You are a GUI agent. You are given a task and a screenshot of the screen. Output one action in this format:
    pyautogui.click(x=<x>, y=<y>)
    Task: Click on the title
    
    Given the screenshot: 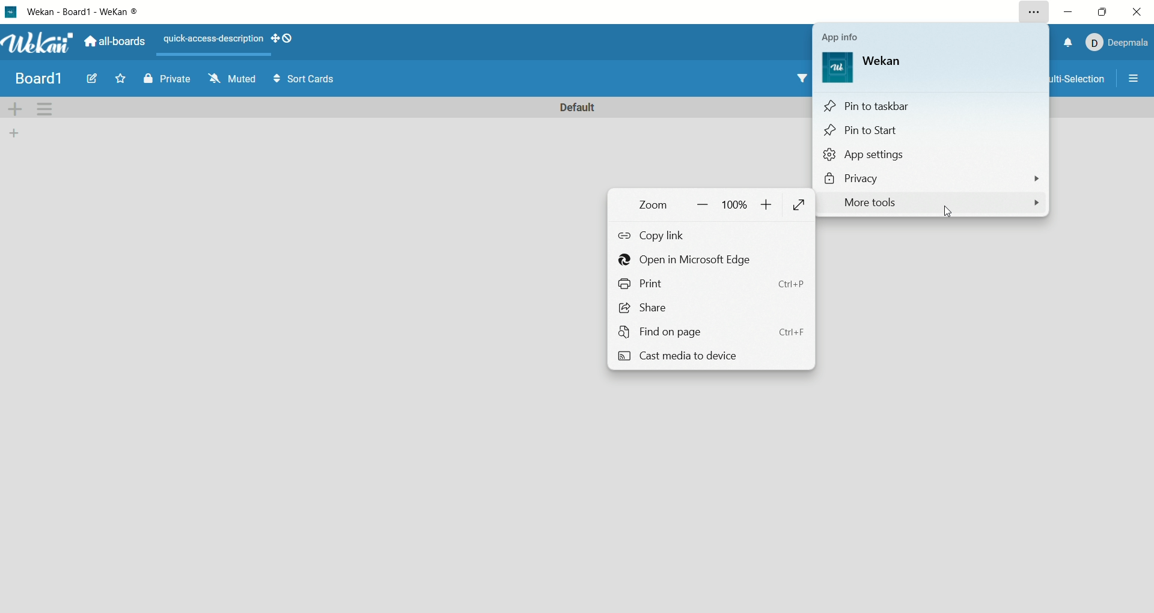 What is the action you would take?
    pyautogui.click(x=38, y=78)
    